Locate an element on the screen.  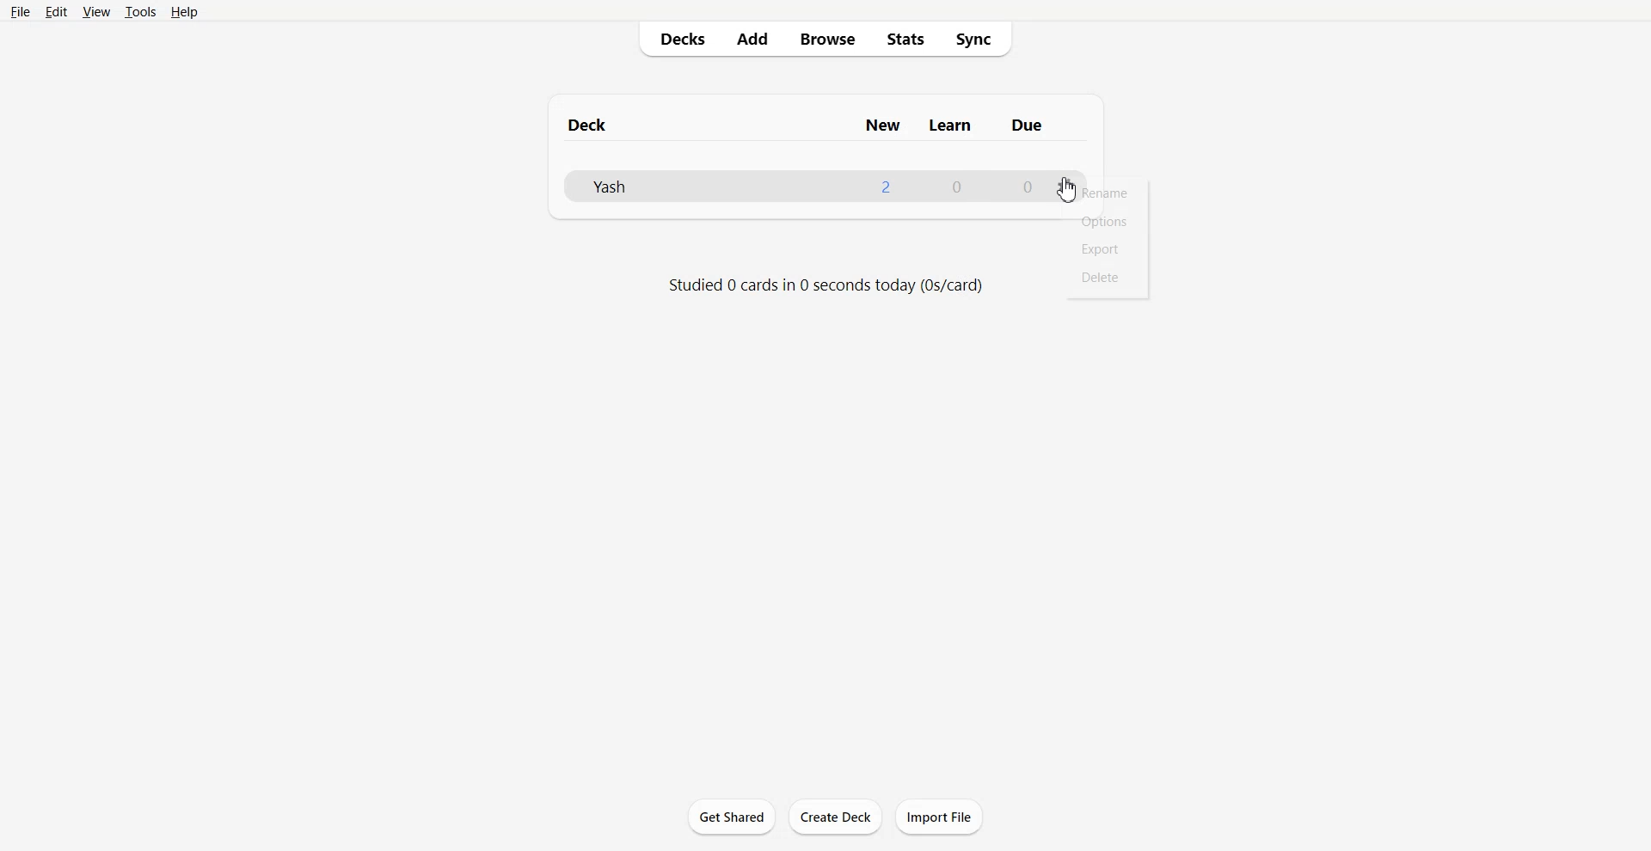
Get Shared is located at coordinates (732, 817).